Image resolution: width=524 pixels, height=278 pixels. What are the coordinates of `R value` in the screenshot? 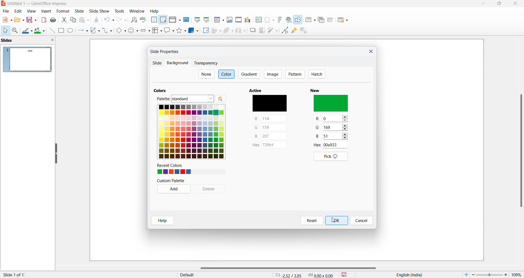 It's located at (318, 119).